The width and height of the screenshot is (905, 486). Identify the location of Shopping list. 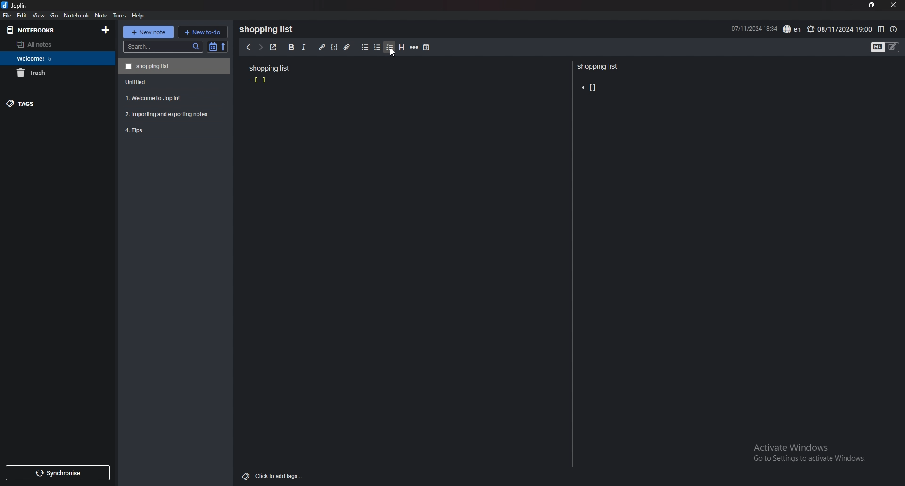
(269, 29).